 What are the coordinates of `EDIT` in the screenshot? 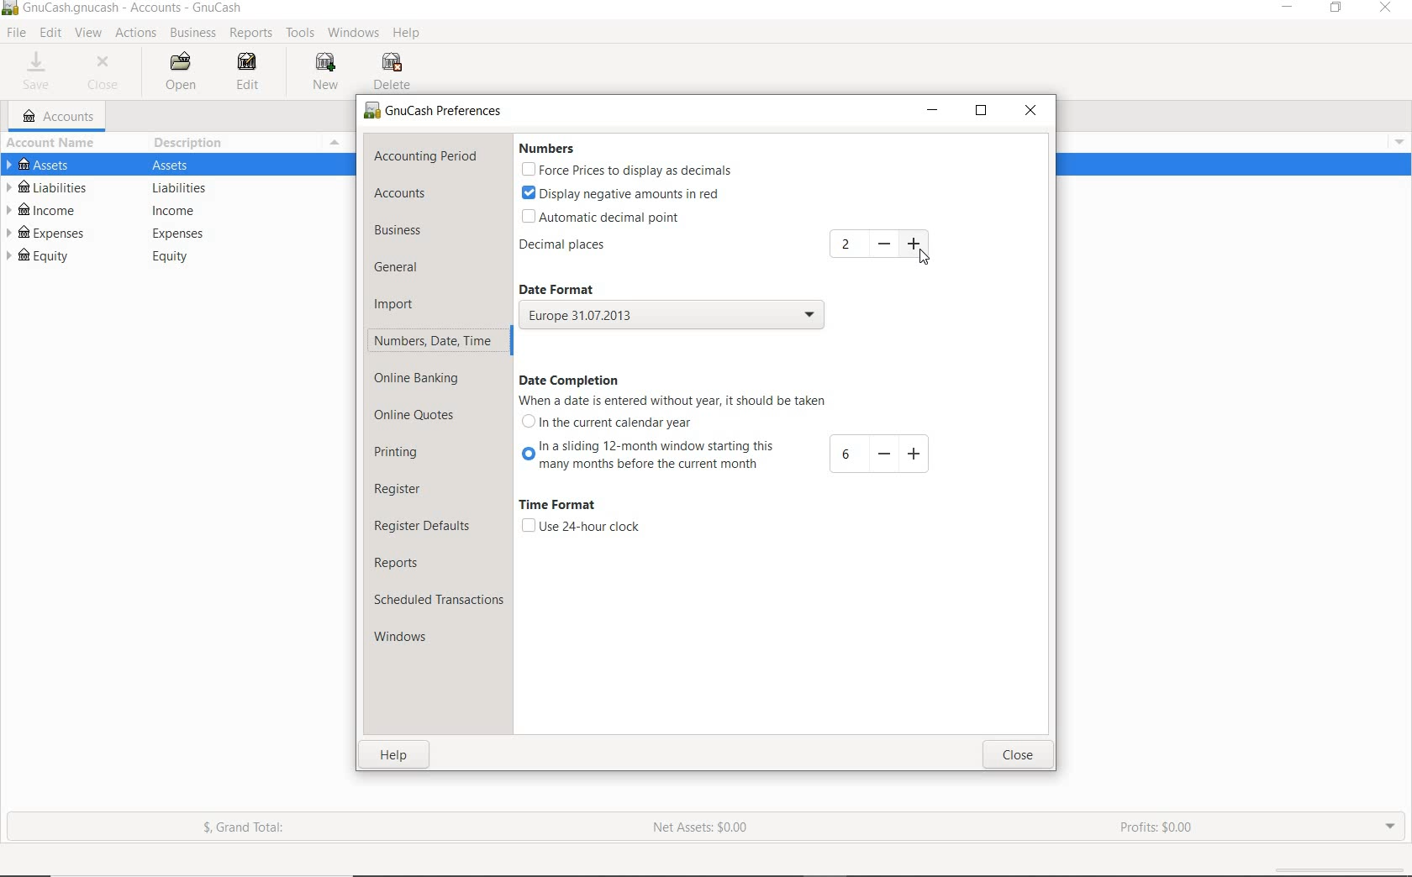 It's located at (50, 34).